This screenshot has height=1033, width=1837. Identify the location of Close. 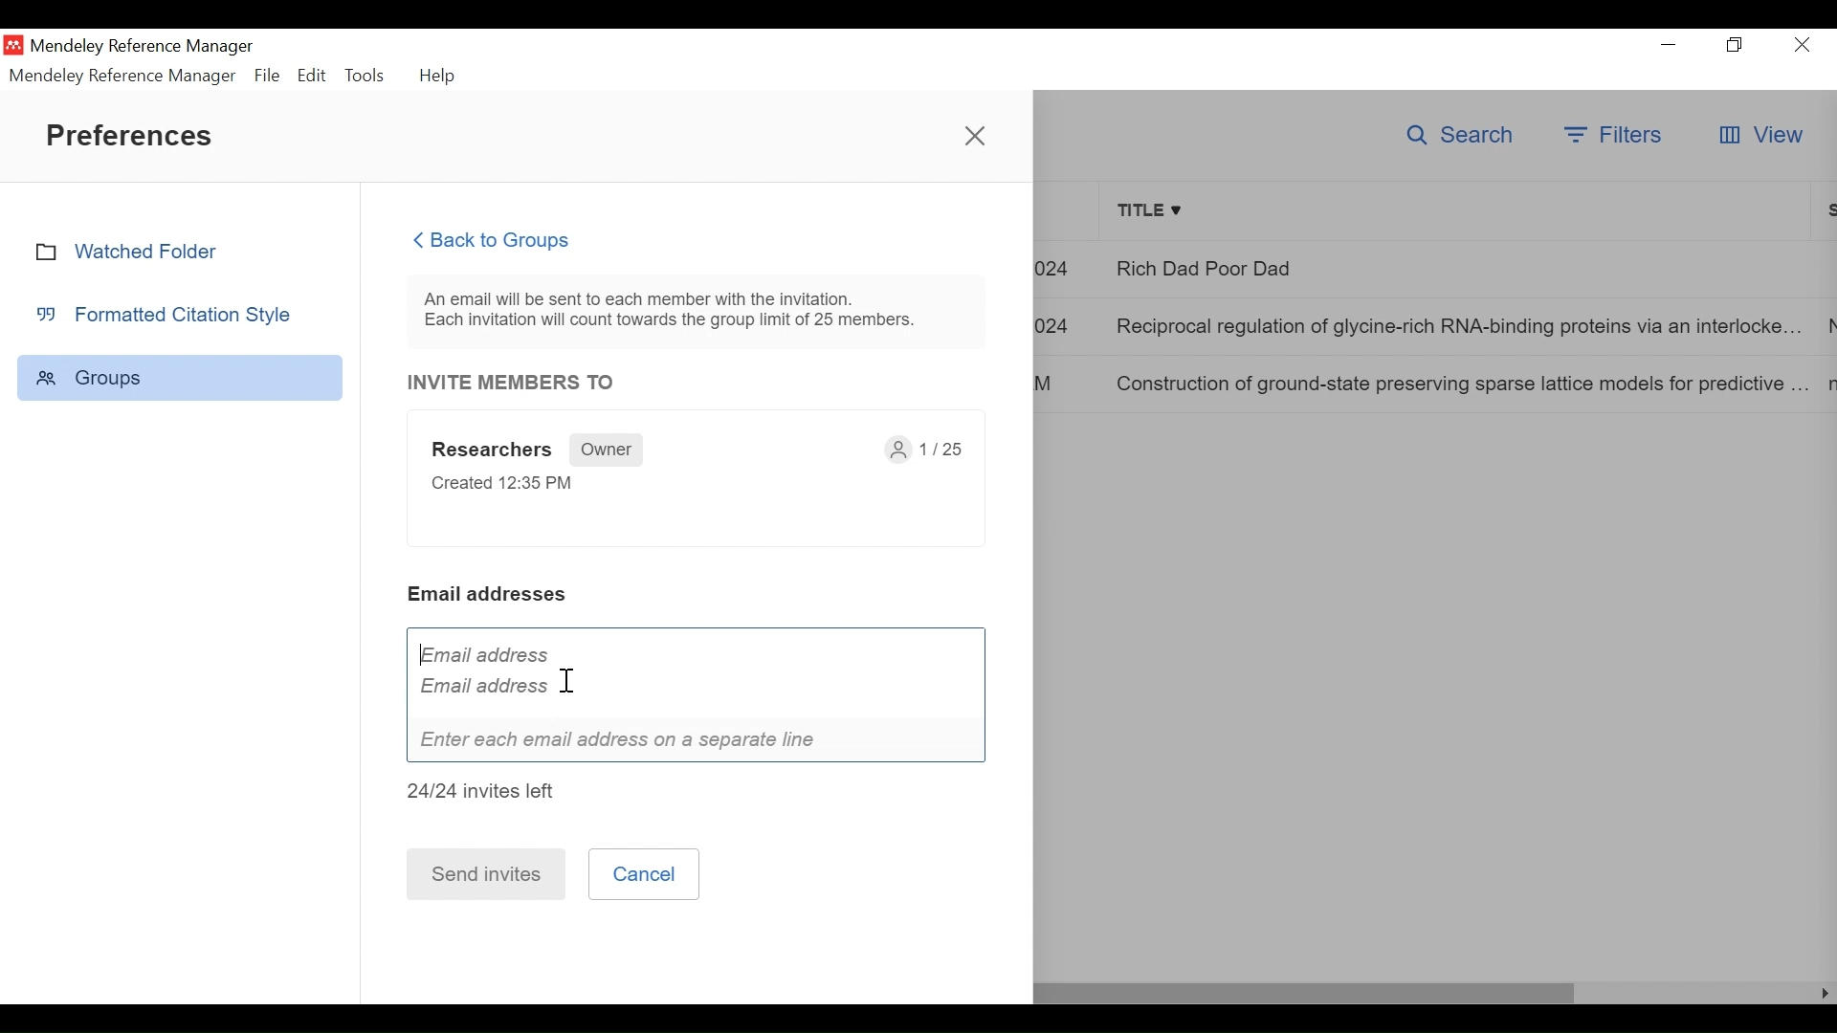
(975, 133).